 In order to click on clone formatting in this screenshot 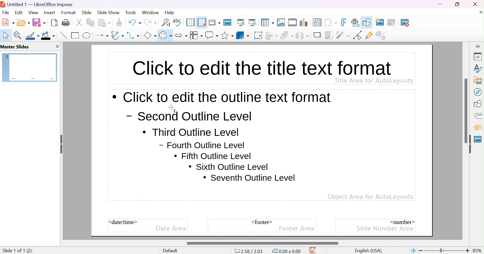, I will do `click(119, 22)`.